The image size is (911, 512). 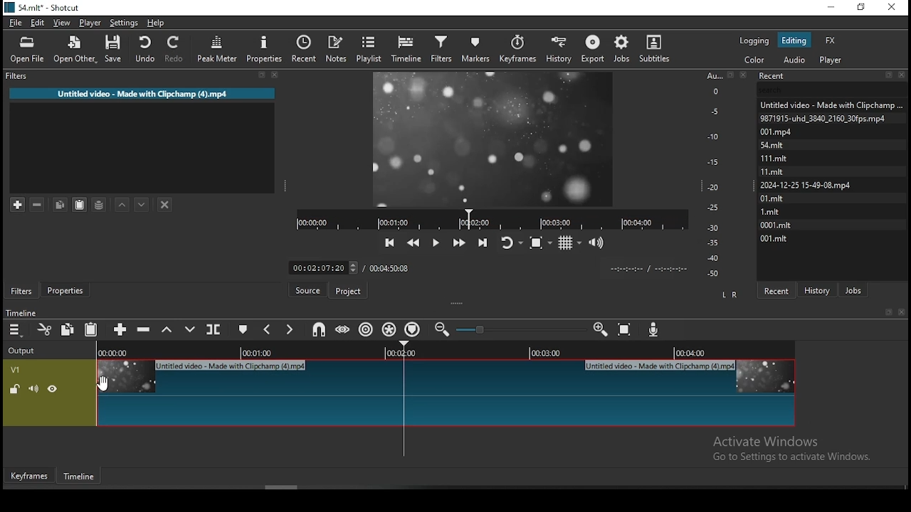 I want to click on markers, so click(x=475, y=48).